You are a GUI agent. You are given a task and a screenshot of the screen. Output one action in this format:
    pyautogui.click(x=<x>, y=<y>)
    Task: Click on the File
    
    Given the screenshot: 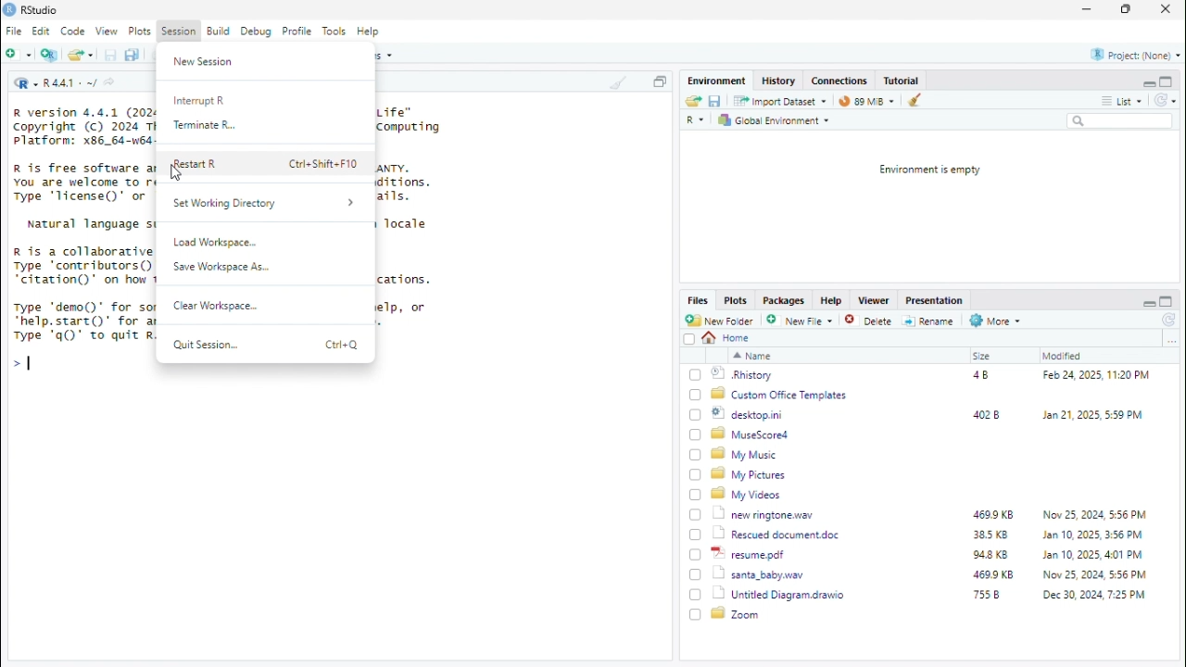 What is the action you would take?
    pyautogui.click(x=16, y=31)
    